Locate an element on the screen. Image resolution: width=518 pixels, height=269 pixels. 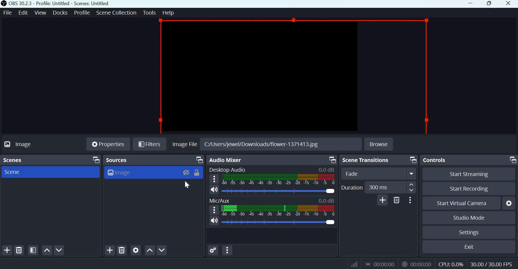
Dock Options icon is located at coordinates (512, 160).